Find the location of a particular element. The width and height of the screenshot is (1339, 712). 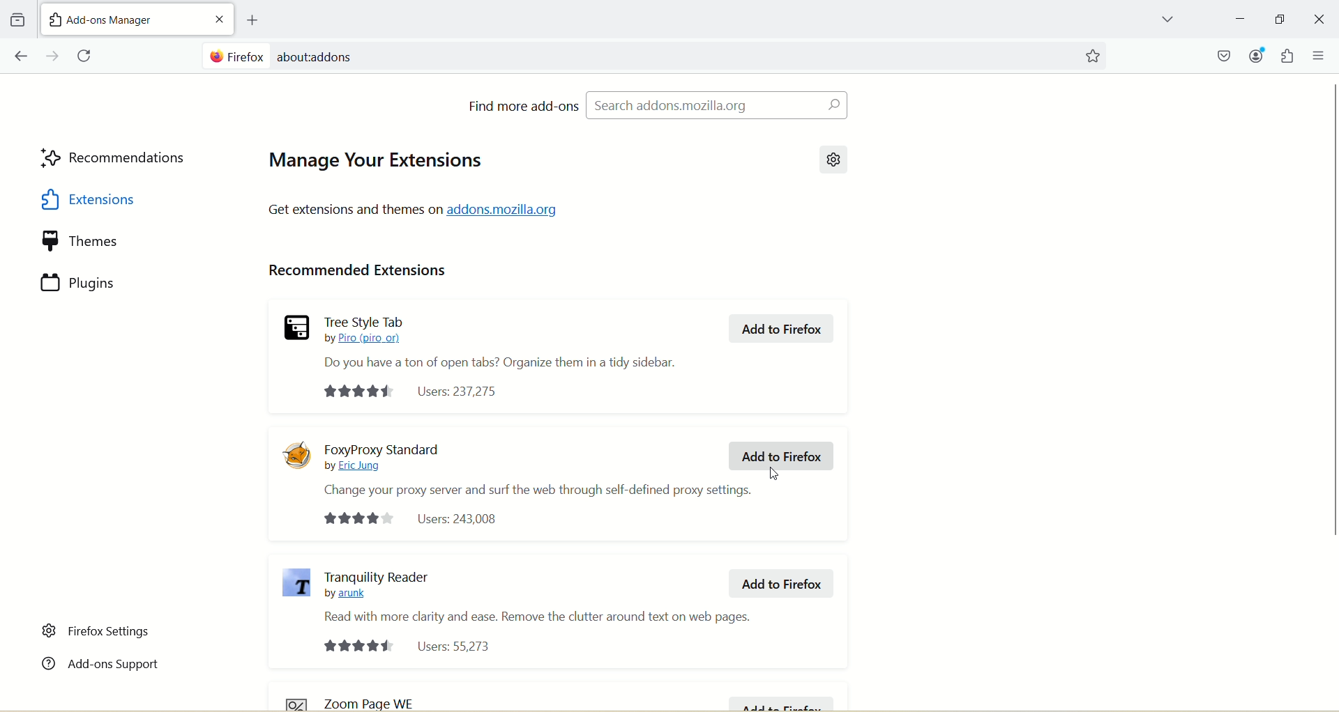

Find more add ons is located at coordinates (523, 105).